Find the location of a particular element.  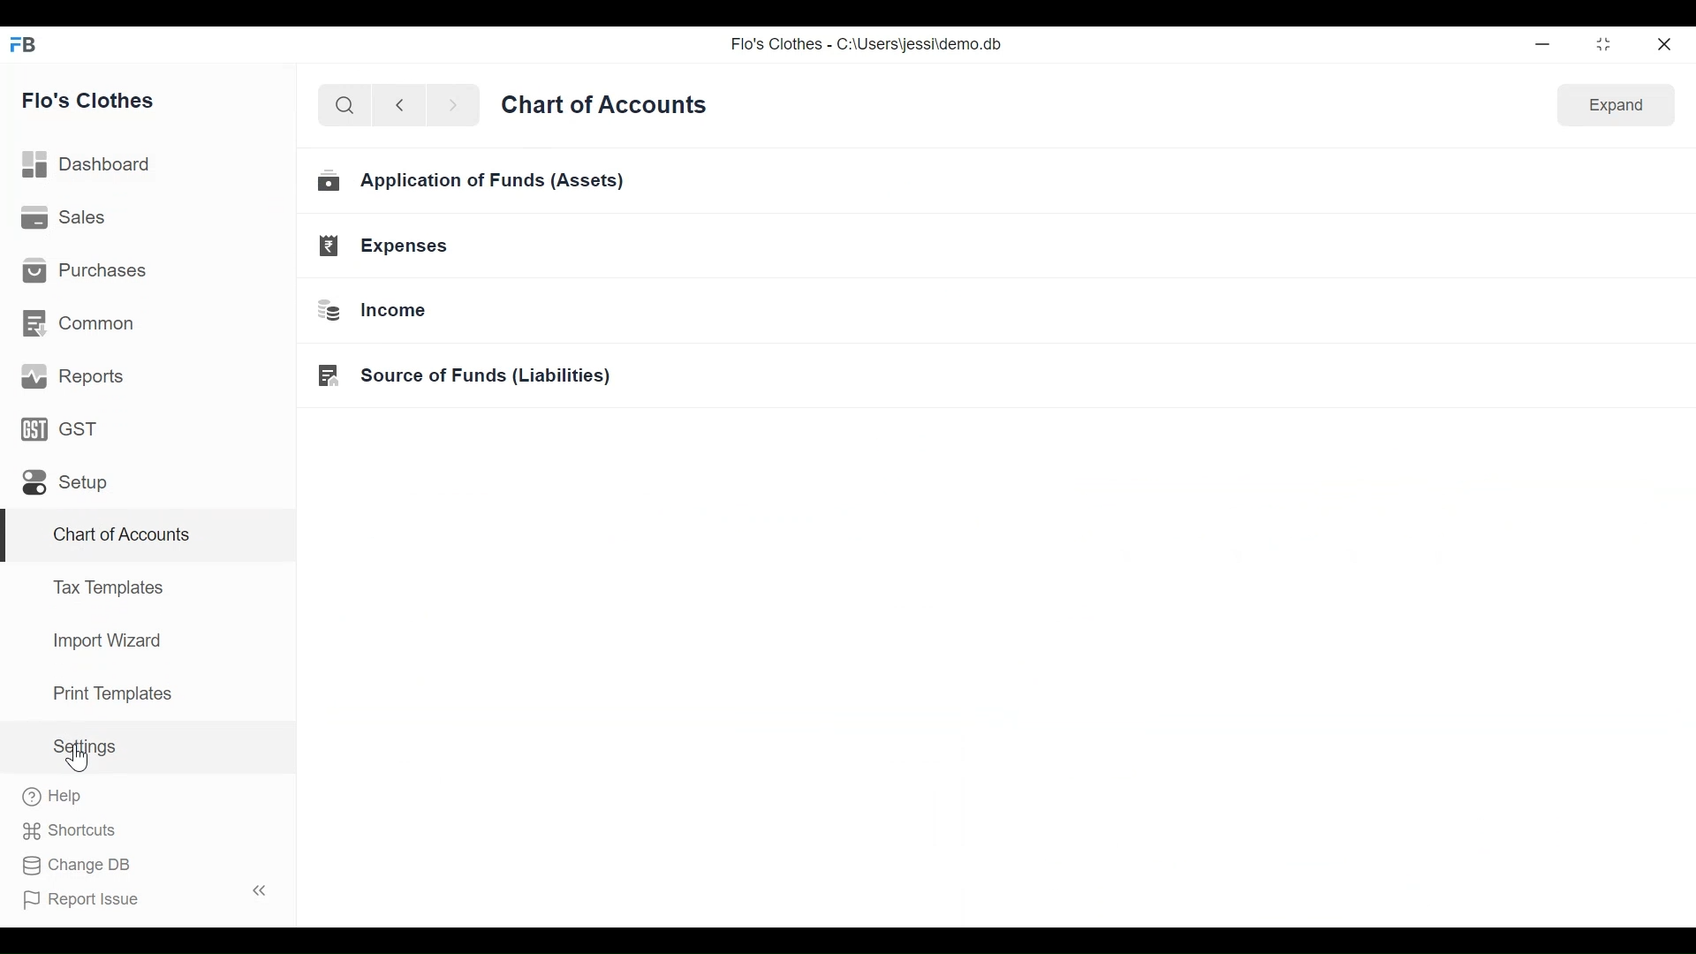

expenses is located at coordinates (383, 246).